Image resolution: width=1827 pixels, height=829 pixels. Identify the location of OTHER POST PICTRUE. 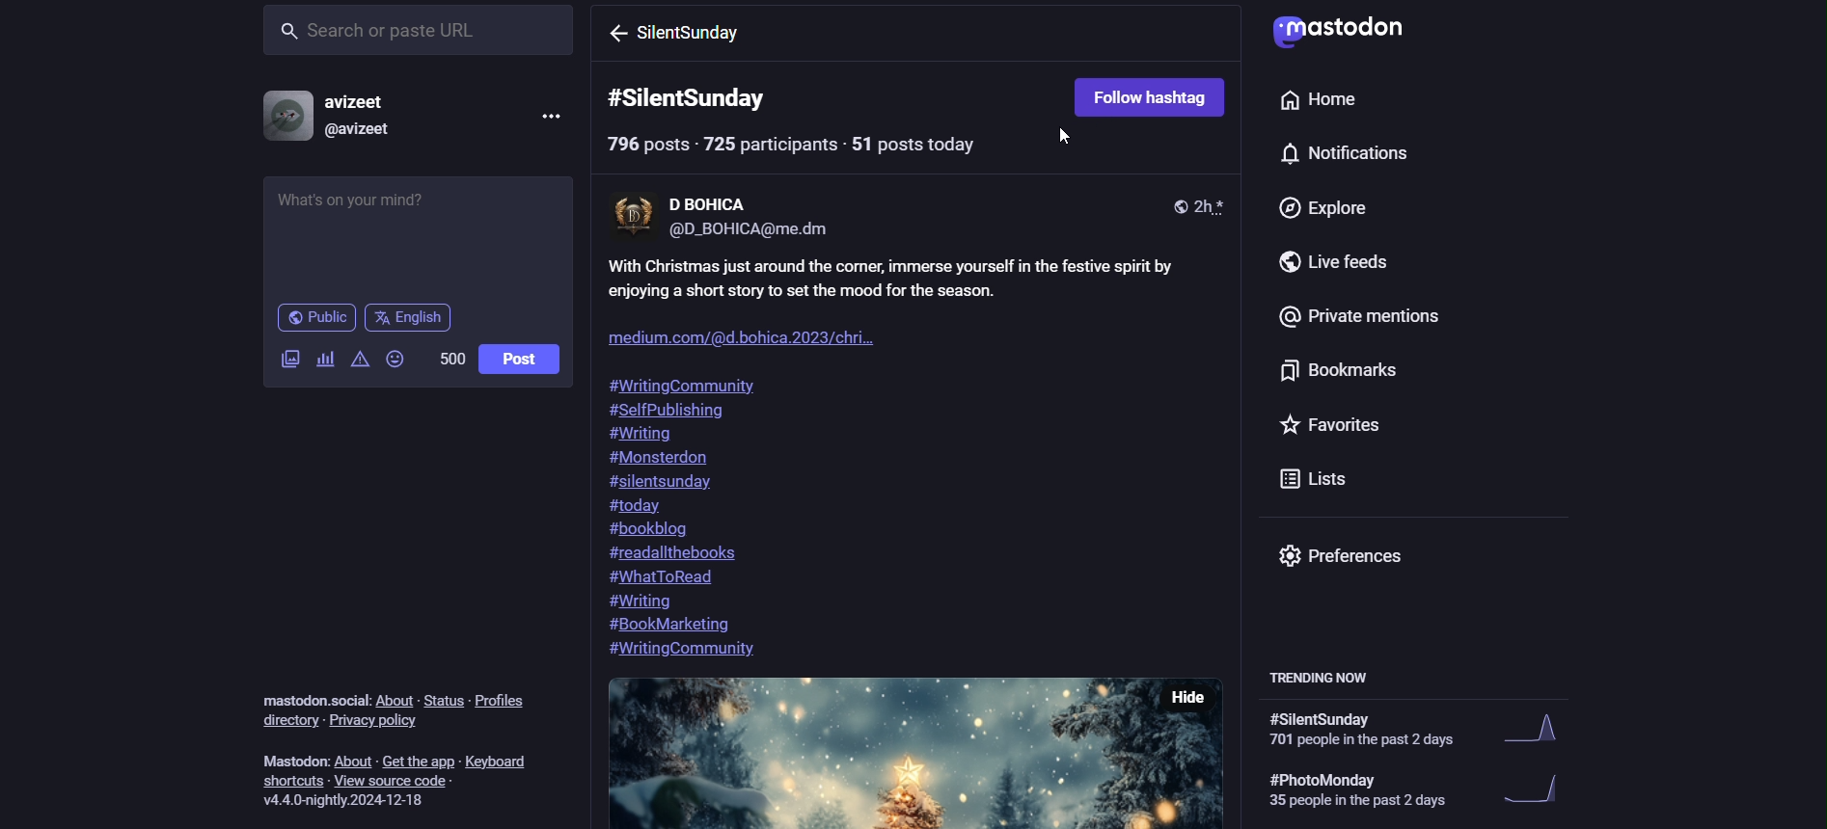
(865, 753).